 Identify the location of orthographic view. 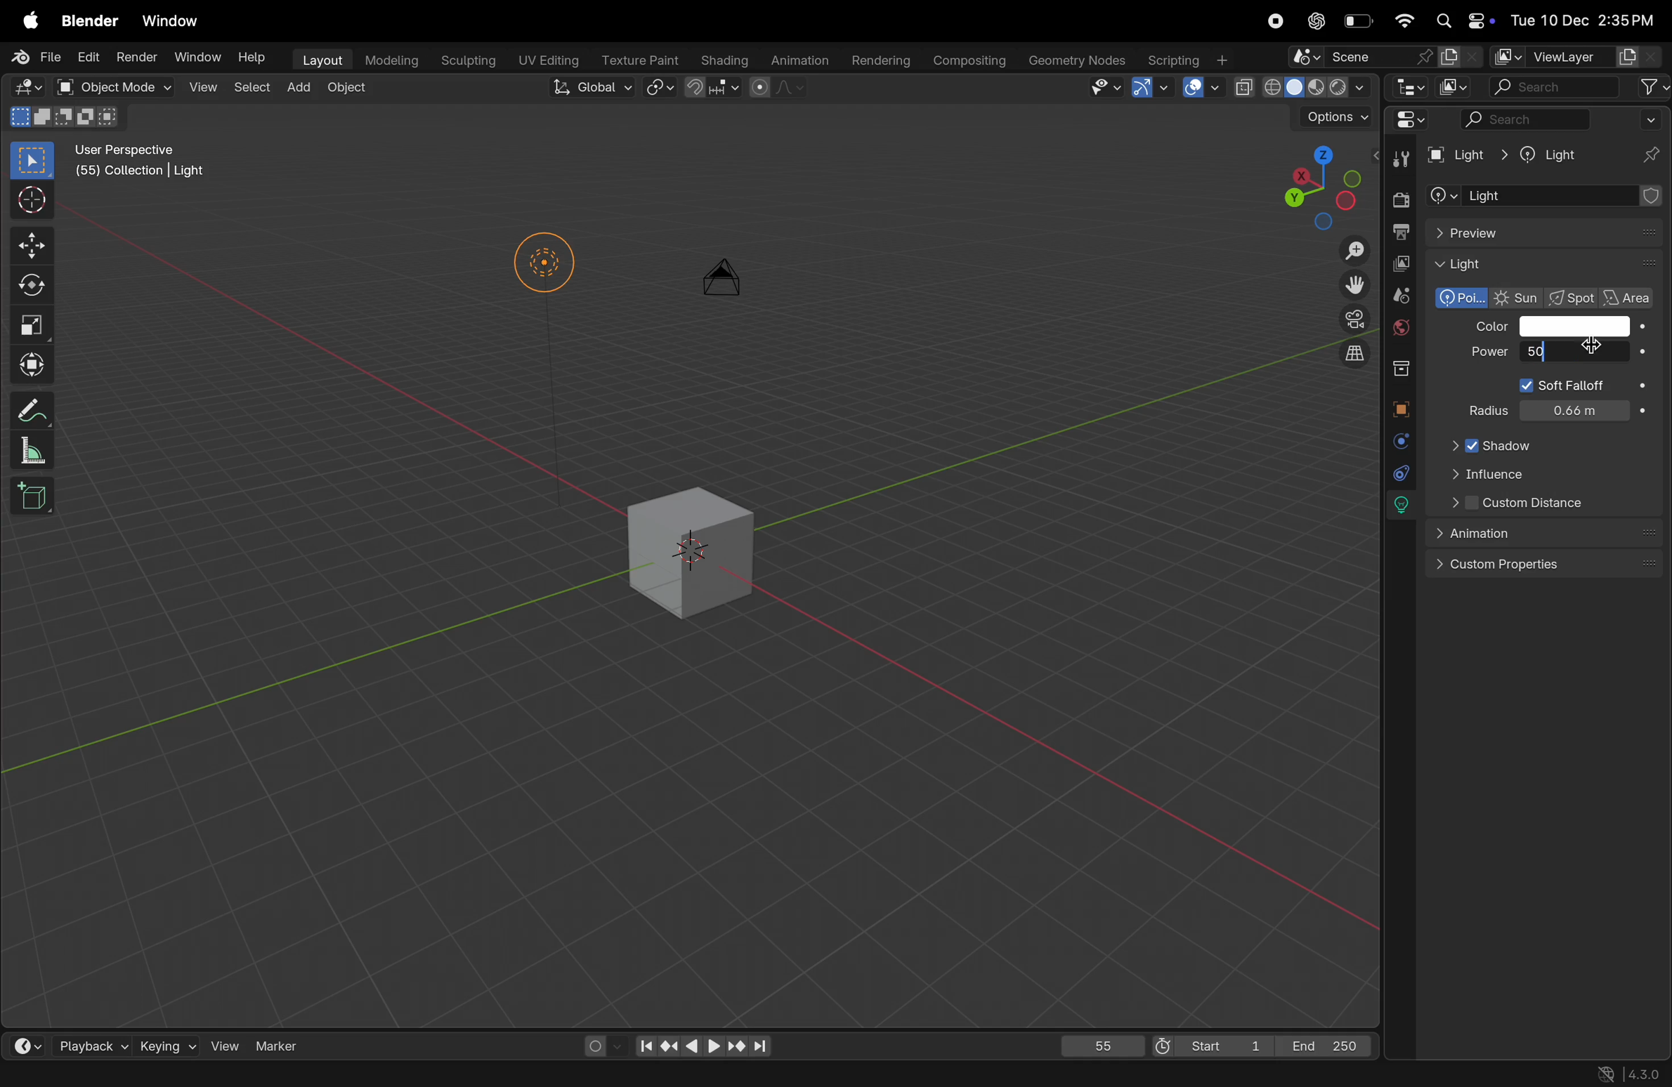
(1357, 357).